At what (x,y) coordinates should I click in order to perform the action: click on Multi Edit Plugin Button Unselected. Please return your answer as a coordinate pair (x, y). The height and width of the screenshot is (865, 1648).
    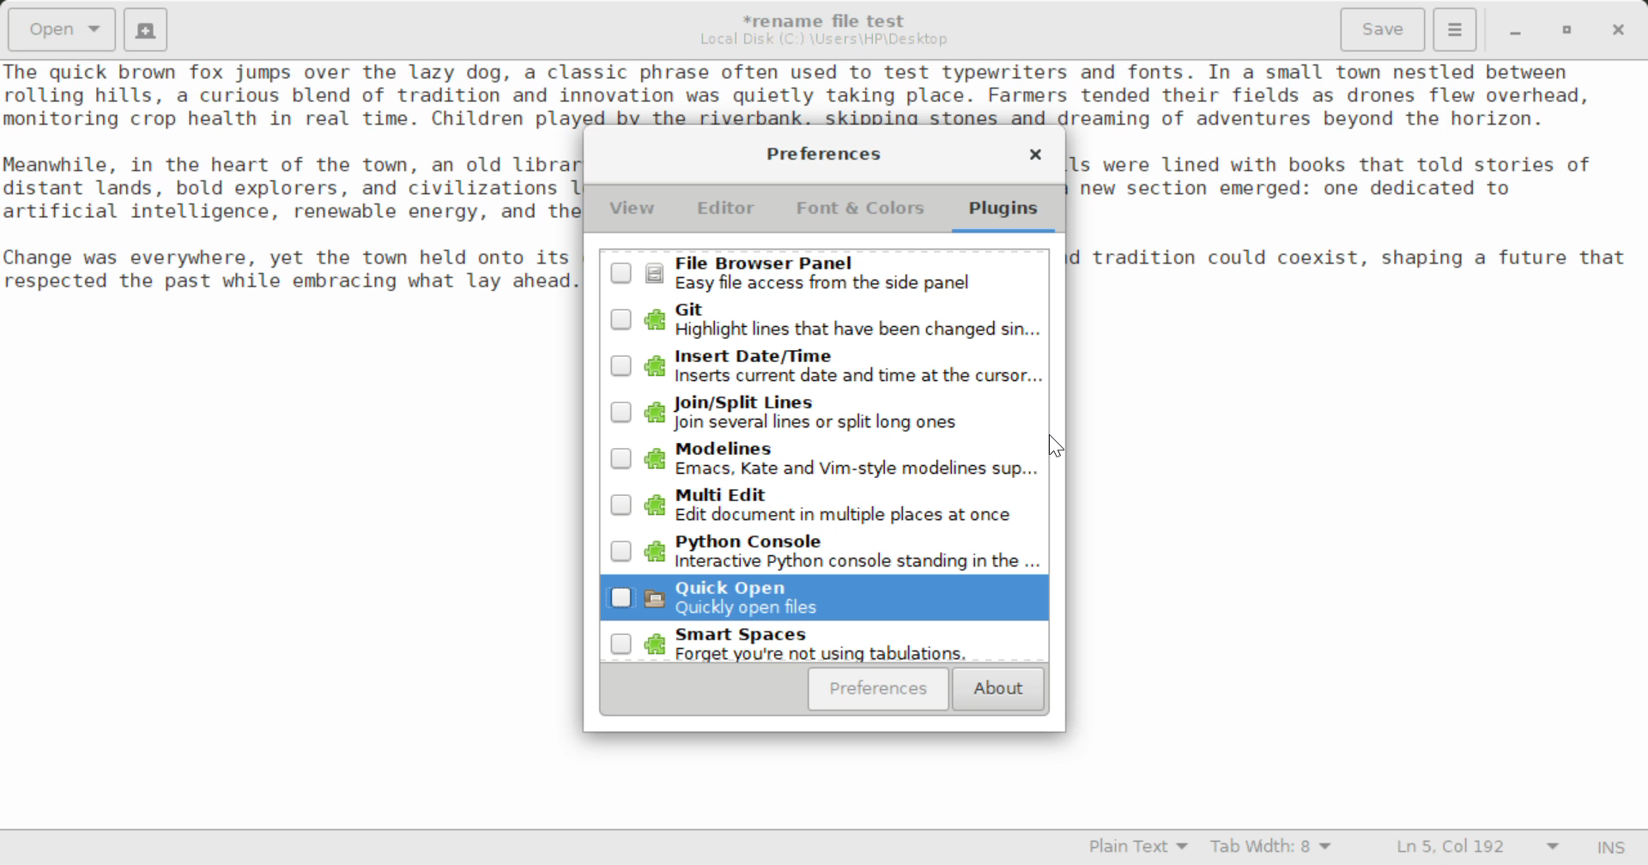
    Looking at the image, I should click on (823, 505).